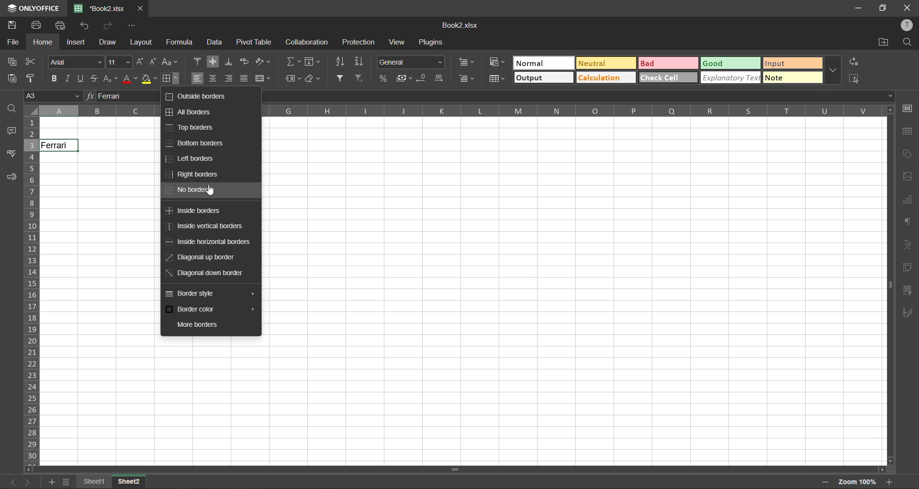 The width and height of the screenshot is (919, 489). Describe the element at coordinates (205, 227) in the screenshot. I see `inside vertical borders` at that location.